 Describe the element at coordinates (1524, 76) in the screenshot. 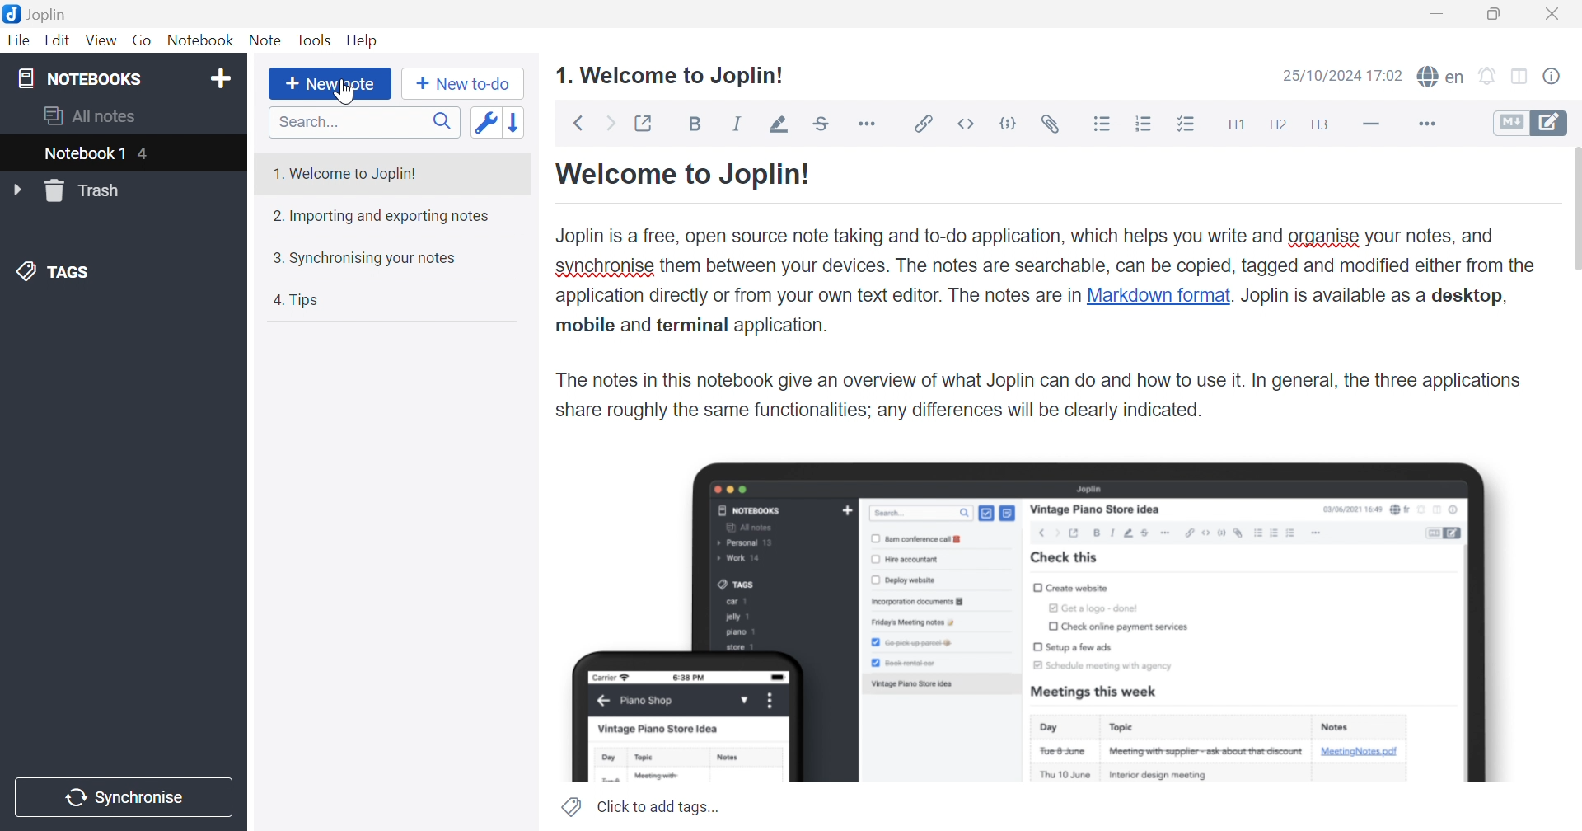

I see `Toggle editor layout` at that location.